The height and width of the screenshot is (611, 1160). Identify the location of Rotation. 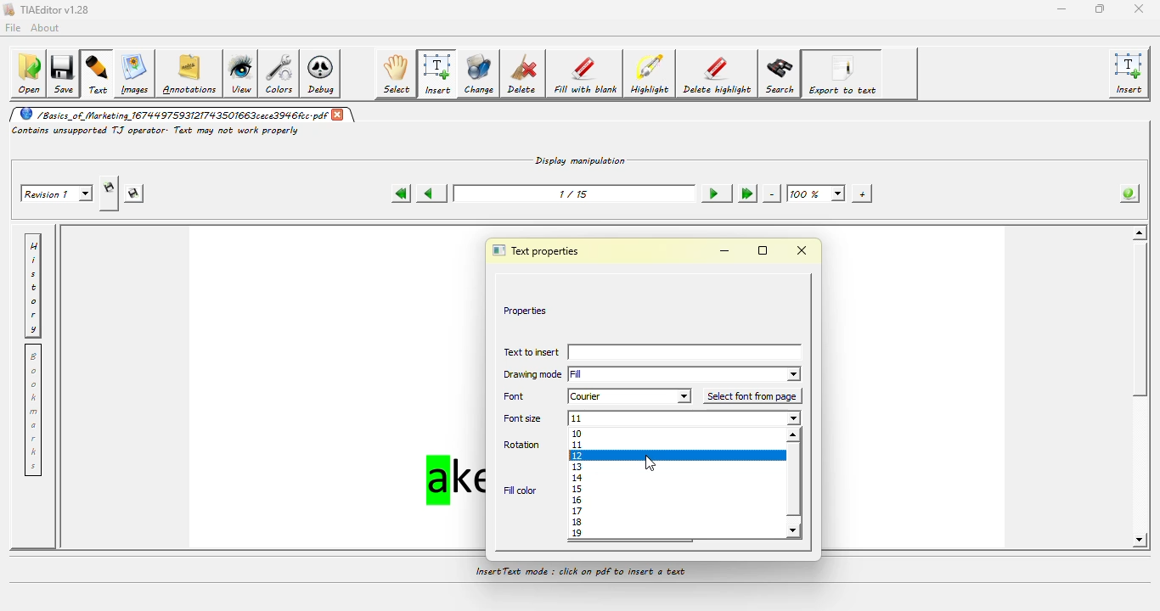
(525, 446).